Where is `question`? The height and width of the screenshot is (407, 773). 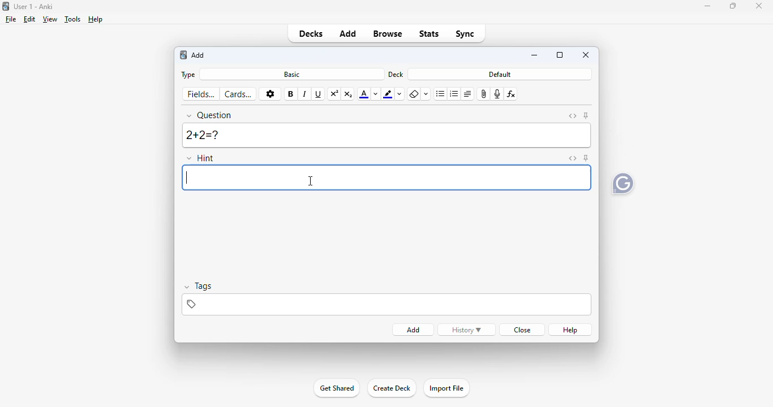
question is located at coordinates (209, 115).